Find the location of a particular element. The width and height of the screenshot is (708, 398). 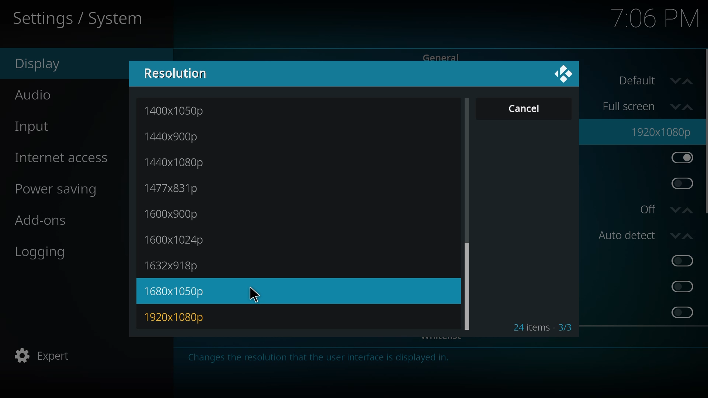

24 items is located at coordinates (541, 327).